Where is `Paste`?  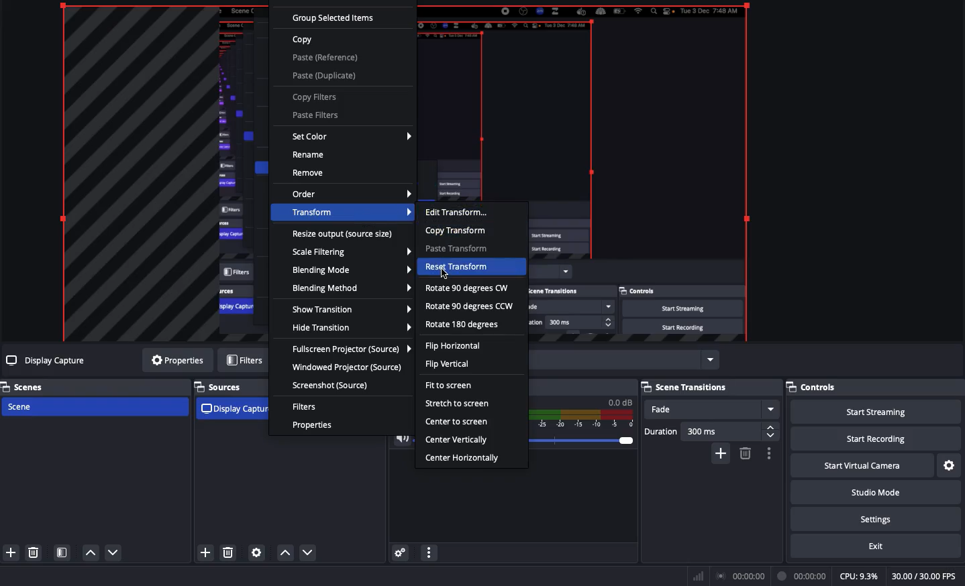
Paste is located at coordinates (325, 78).